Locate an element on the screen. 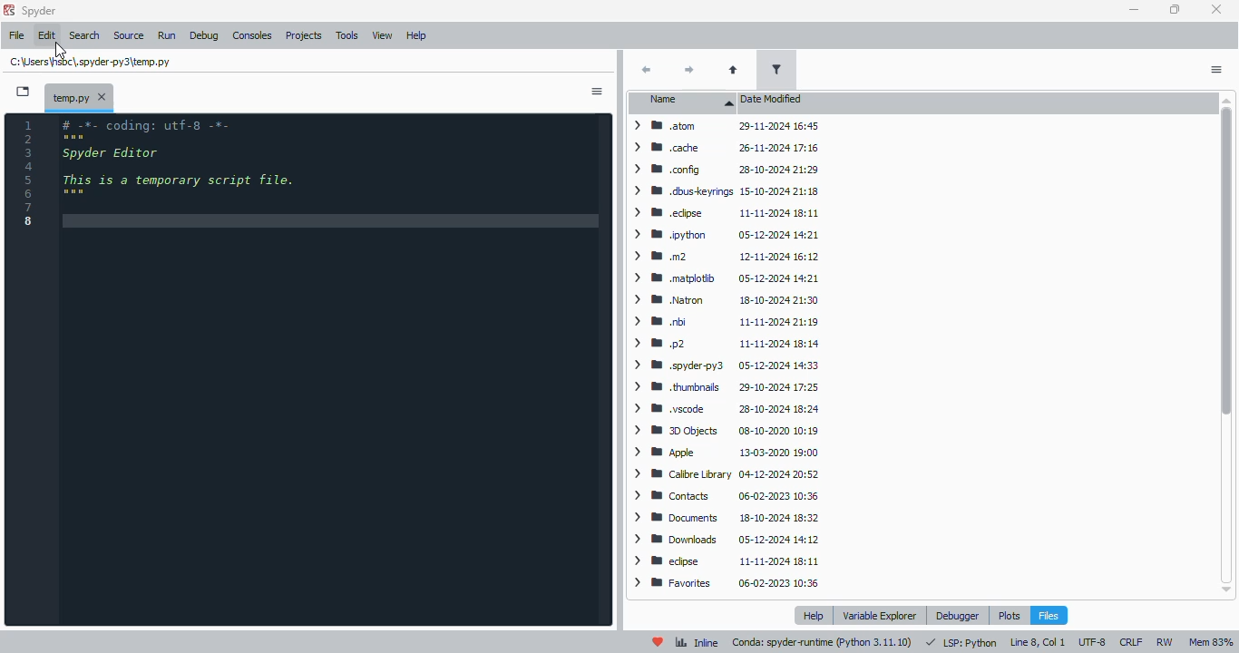 The width and height of the screenshot is (1239, 653). > WB config 28-10-2024 21:29 is located at coordinates (722, 169).